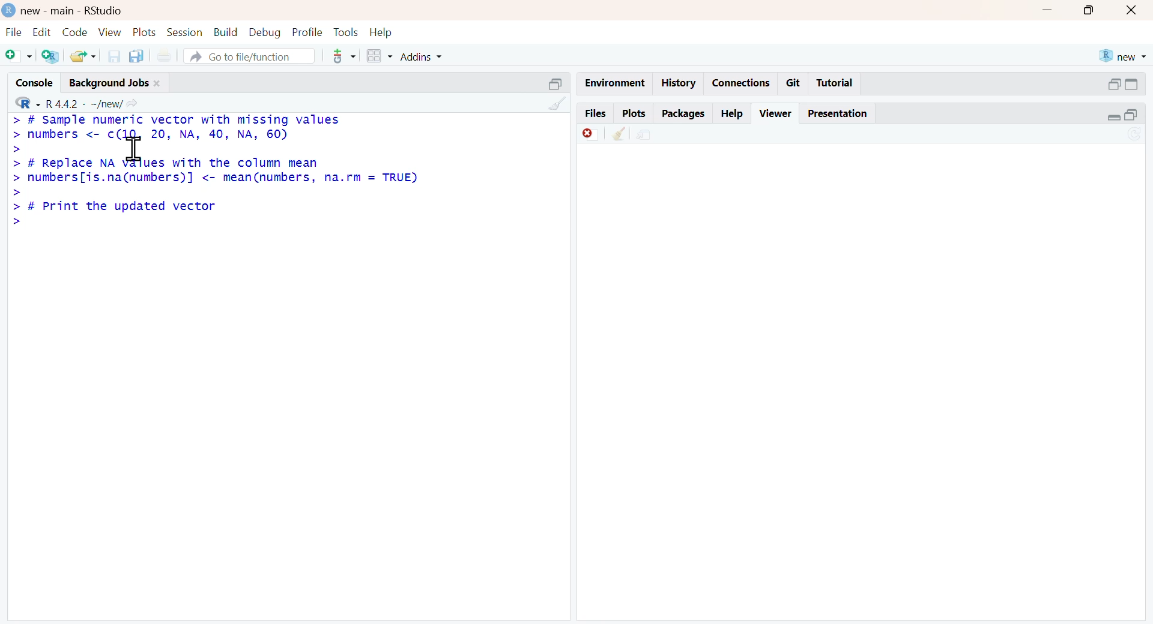 The width and height of the screenshot is (1153, 624). Describe the element at coordinates (1090, 10) in the screenshot. I see `maximise` at that location.